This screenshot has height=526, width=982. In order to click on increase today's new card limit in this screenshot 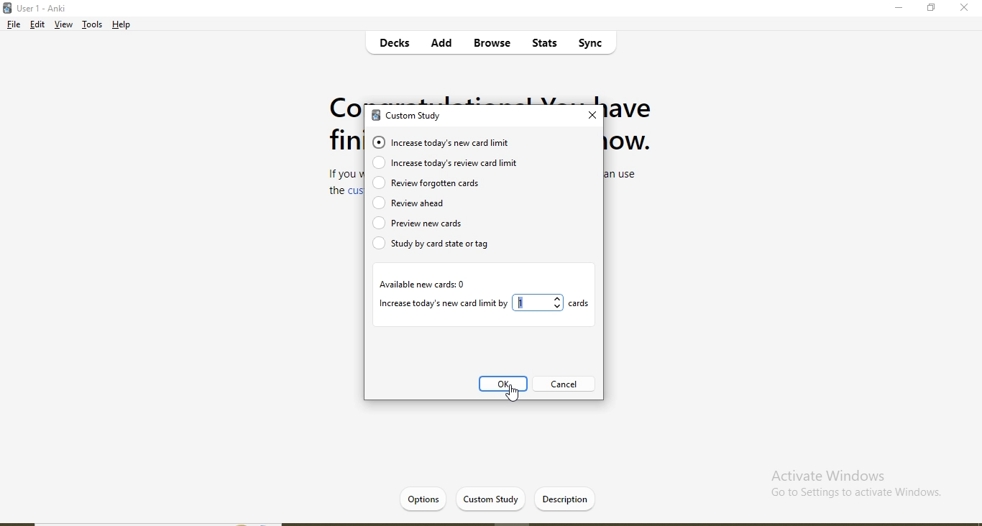, I will do `click(447, 143)`.